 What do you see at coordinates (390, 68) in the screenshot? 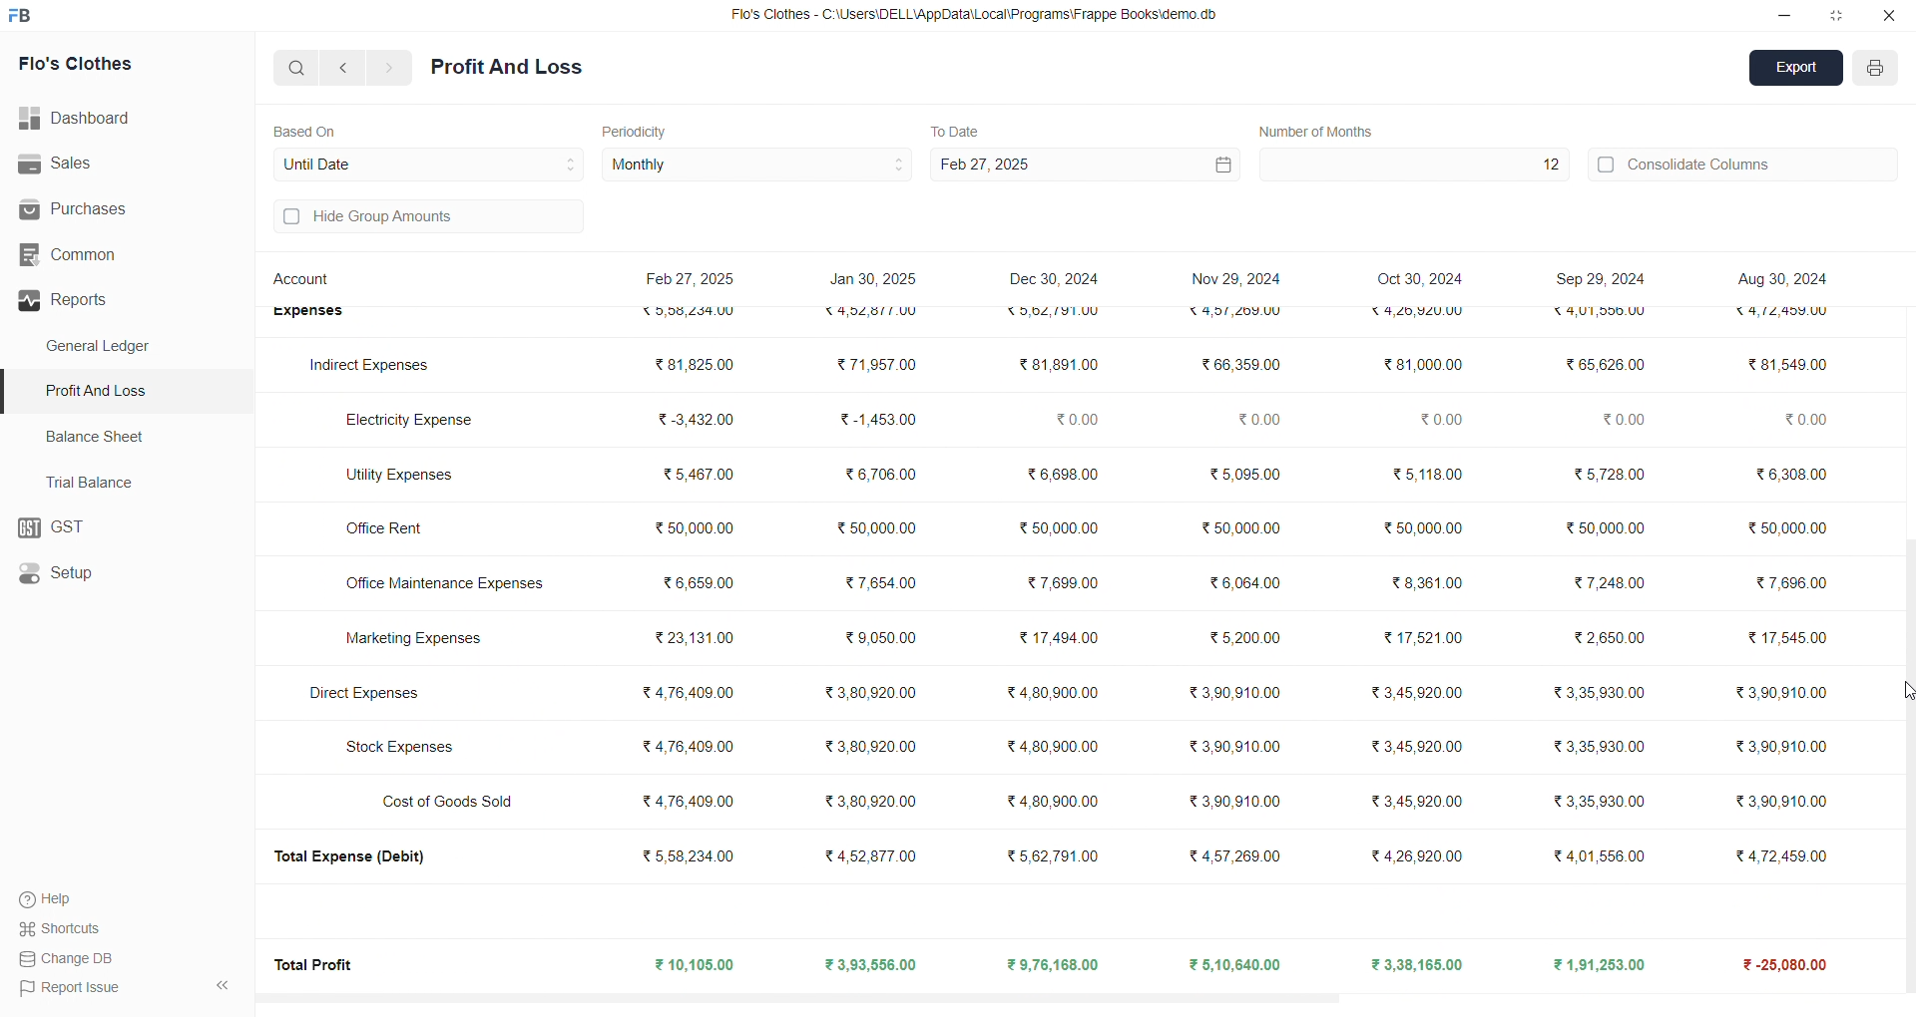
I see `navigate forward` at bounding box center [390, 68].